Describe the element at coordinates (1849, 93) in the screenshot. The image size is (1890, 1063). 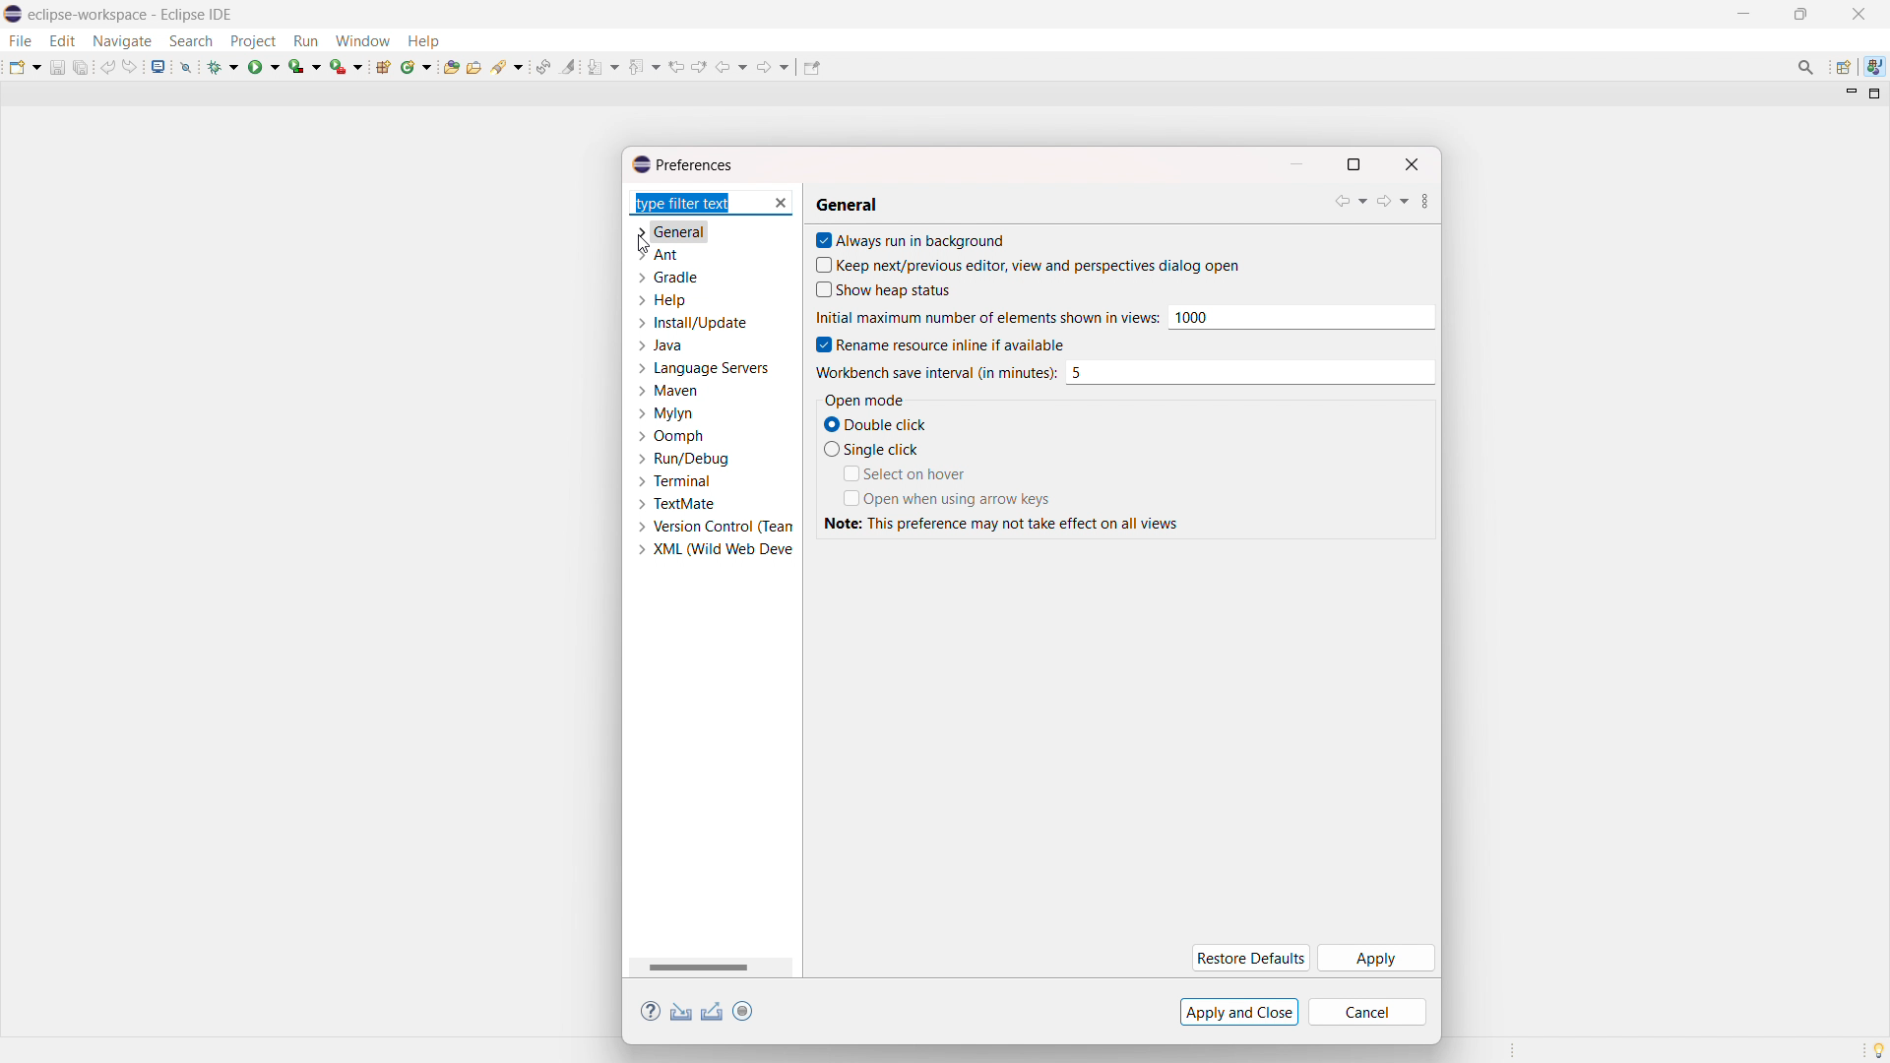
I see `minimize view` at that location.